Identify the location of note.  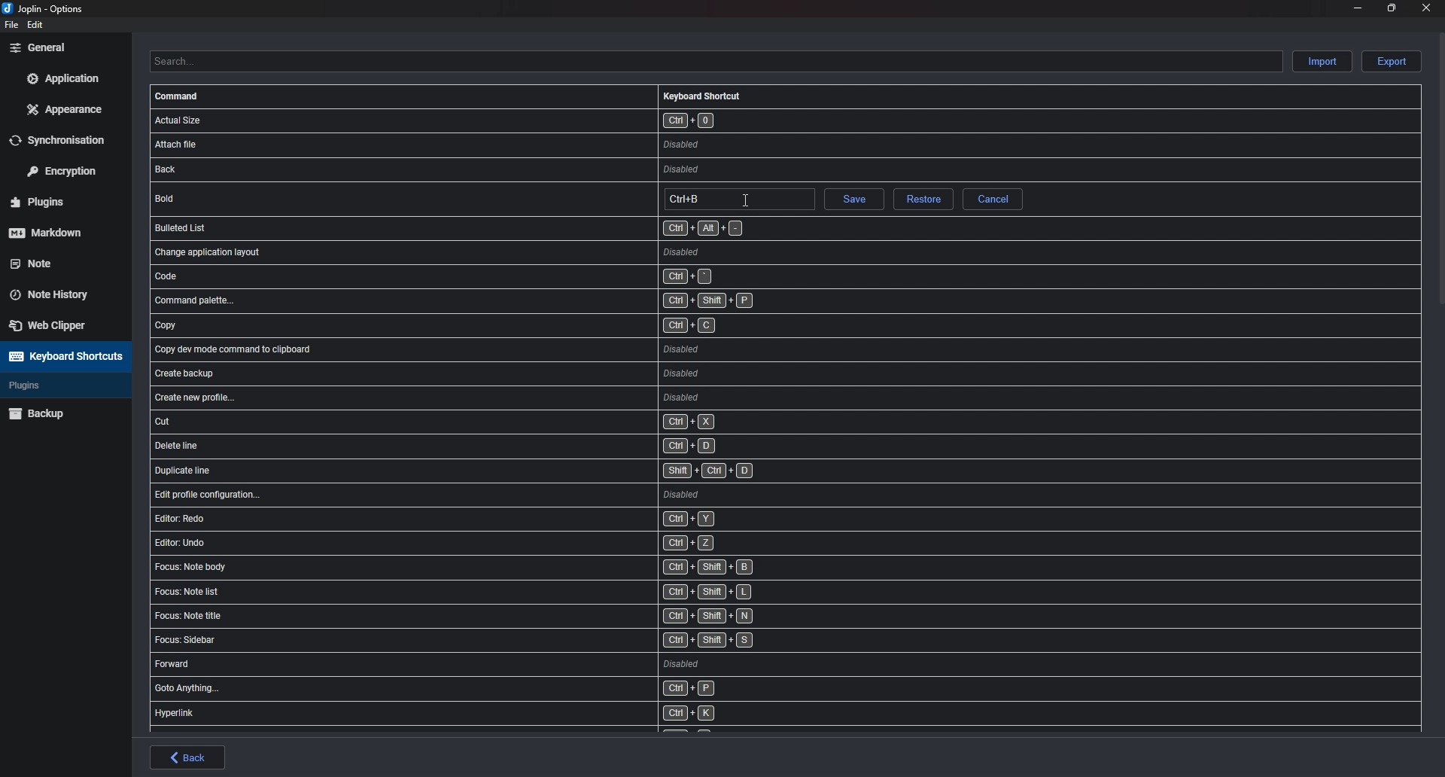
(56, 262).